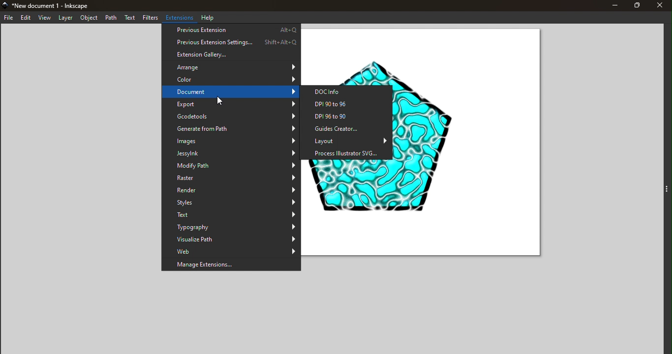 The image size is (672, 354). What do you see at coordinates (231, 55) in the screenshot?
I see `Extension Gallery...` at bounding box center [231, 55].